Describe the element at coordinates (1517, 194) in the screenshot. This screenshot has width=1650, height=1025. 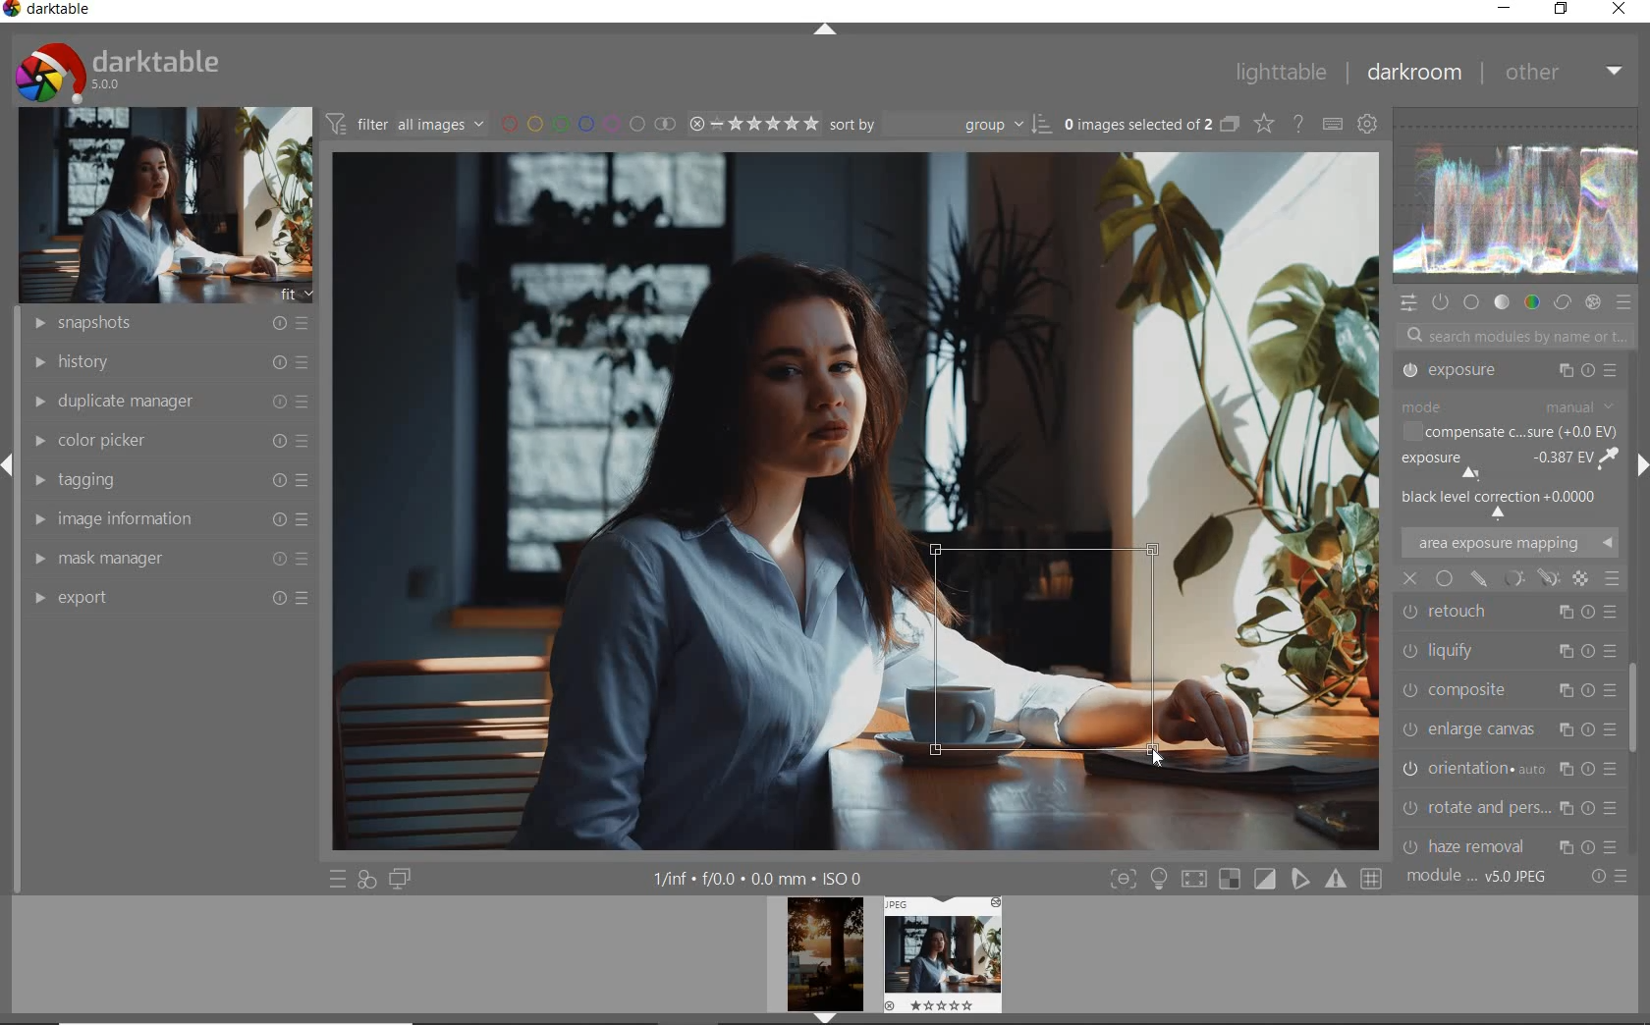
I see `WAVEFORM` at that location.